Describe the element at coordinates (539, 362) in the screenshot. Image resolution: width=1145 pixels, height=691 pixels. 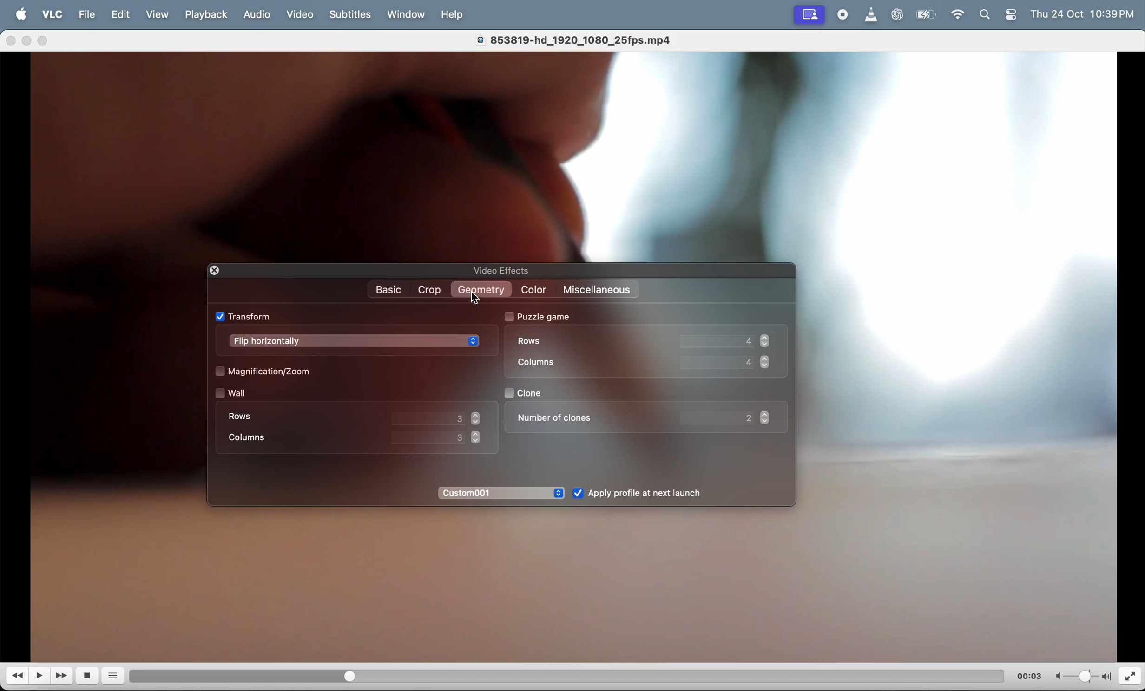
I see `coloumn` at that location.